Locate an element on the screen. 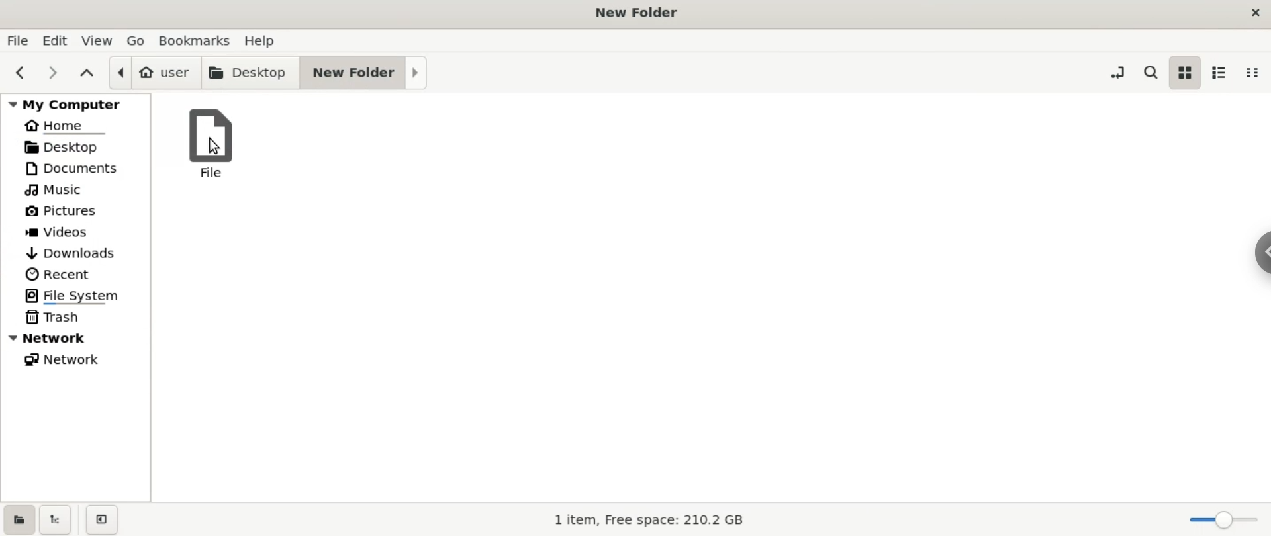 The image size is (1271, 536). toggle location entry is located at coordinates (1118, 71).